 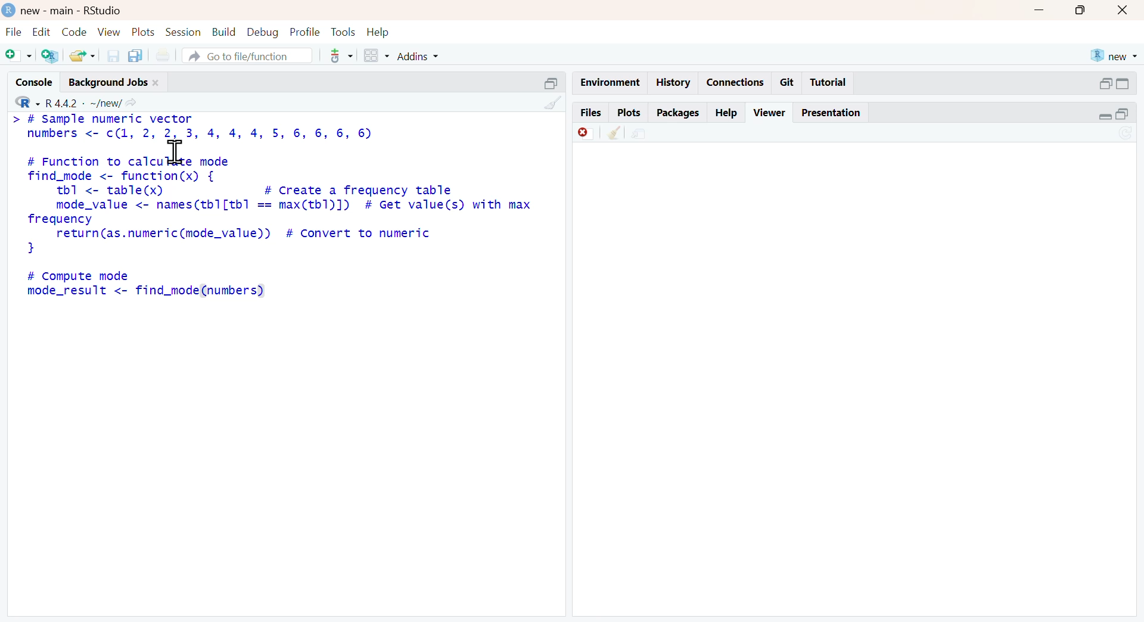 I want to click on session, so click(x=184, y=32).